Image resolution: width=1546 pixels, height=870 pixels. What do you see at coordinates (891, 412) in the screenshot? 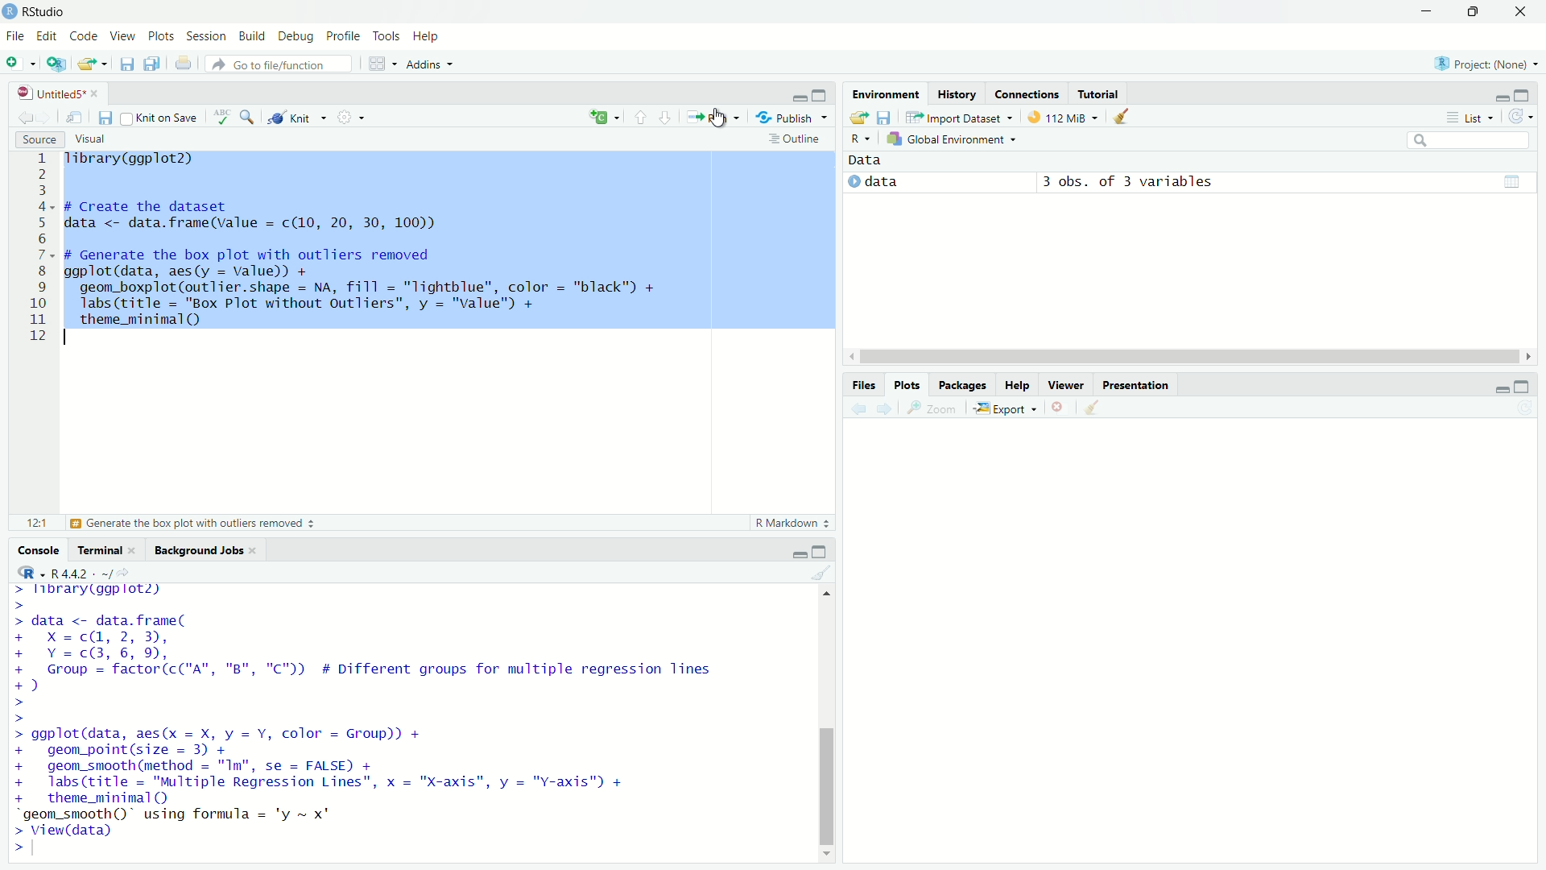
I see `next` at bounding box center [891, 412].